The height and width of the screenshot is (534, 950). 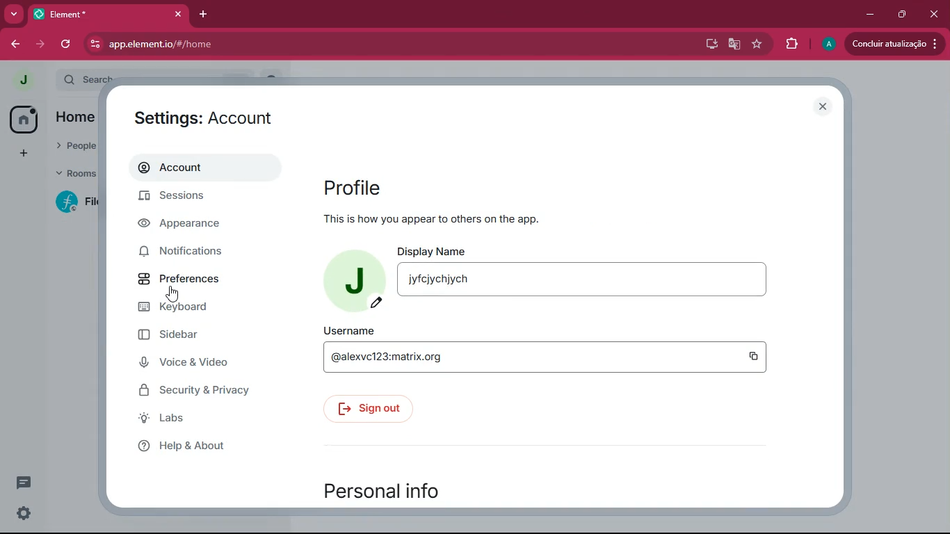 I want to click on add tab, so click(x=202, y=14).